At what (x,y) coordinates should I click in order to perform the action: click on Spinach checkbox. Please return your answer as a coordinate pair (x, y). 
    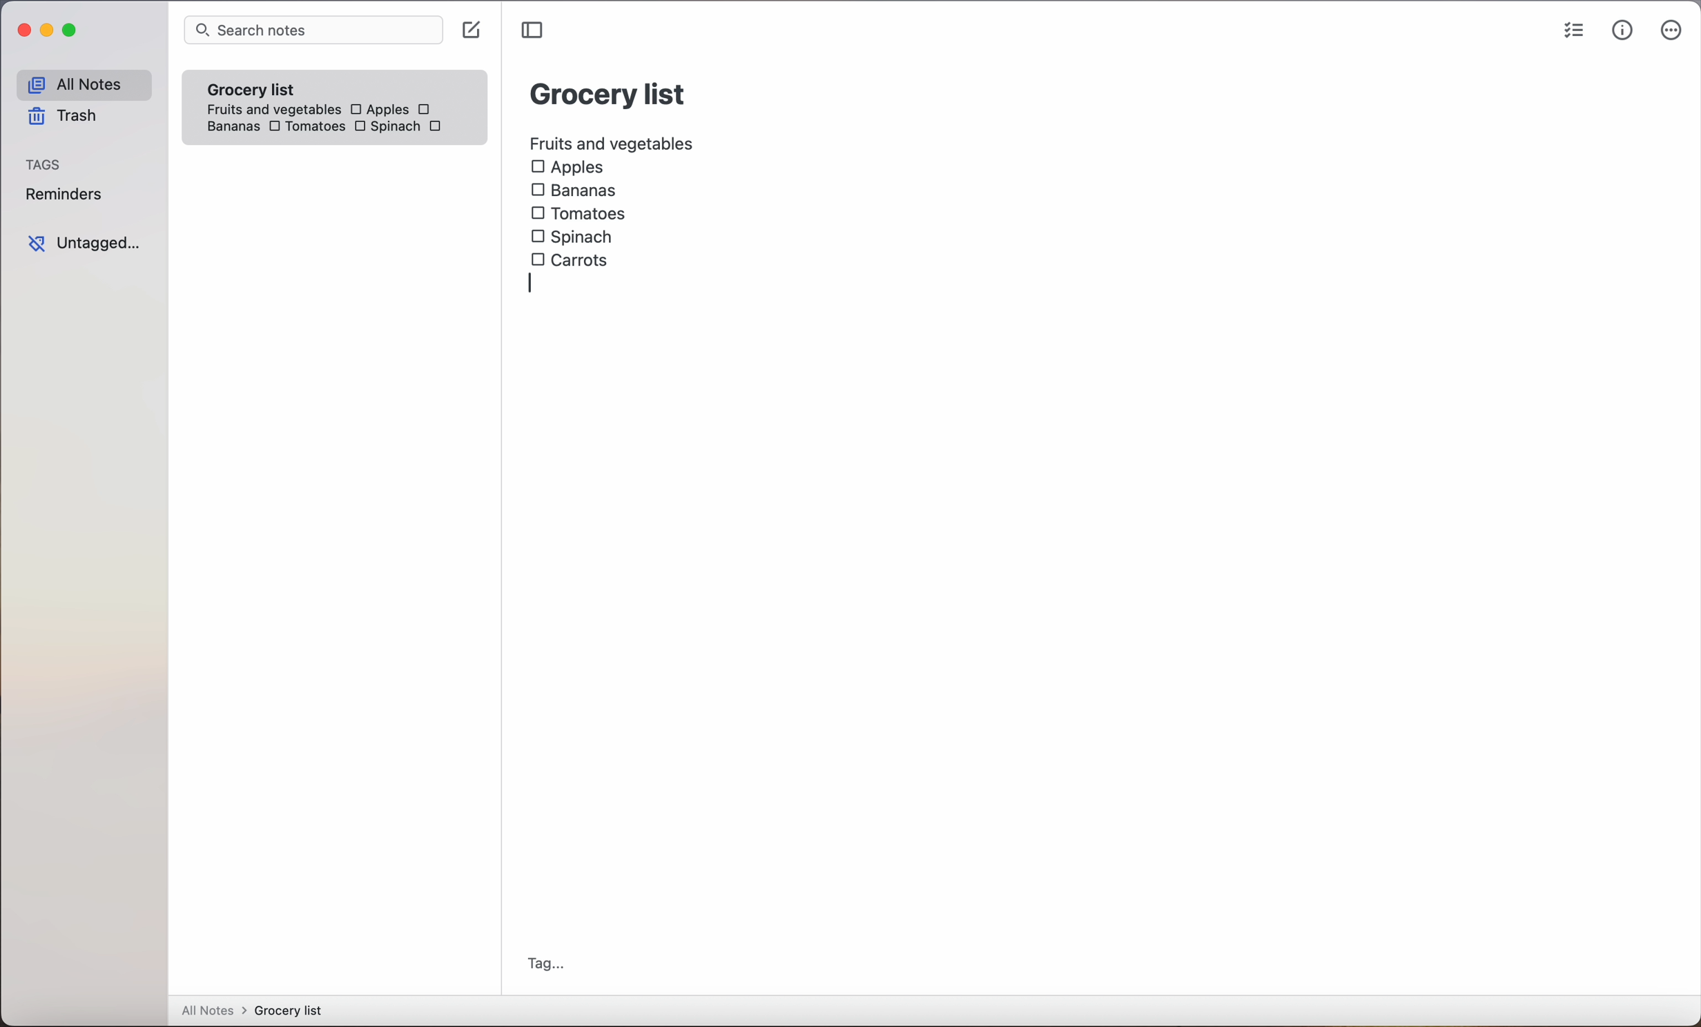
    Looking at the image, I should click on (386, 128).